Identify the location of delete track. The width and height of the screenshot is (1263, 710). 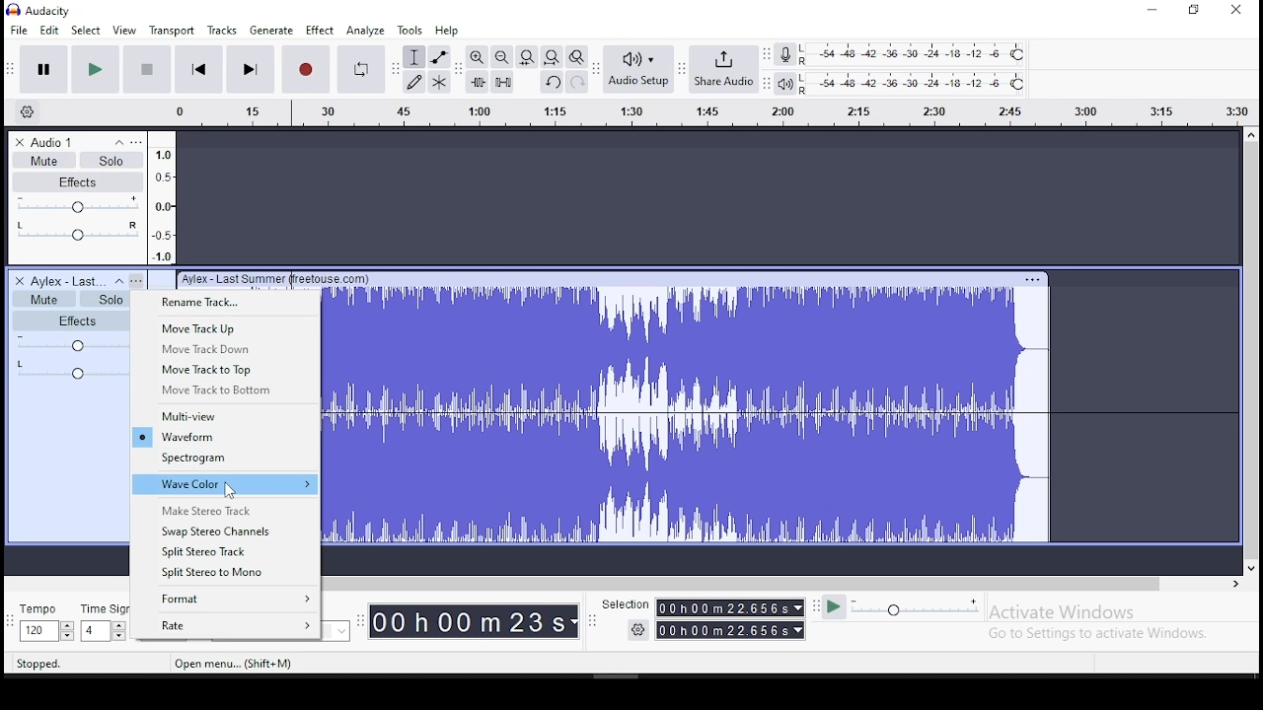
(18, 280).